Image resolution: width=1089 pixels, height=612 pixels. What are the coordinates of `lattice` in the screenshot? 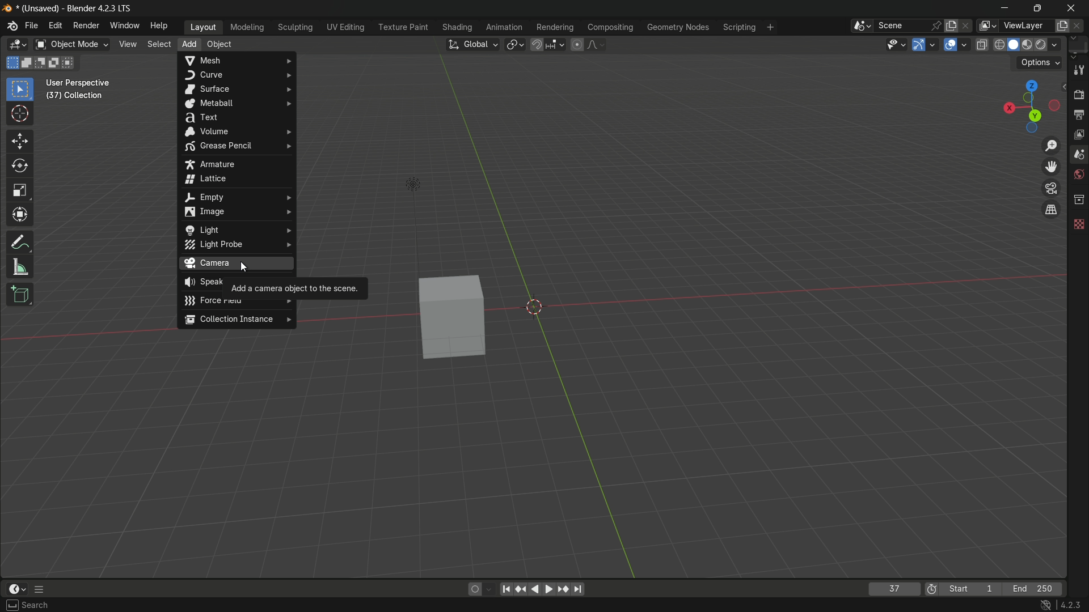 It's located at (236, 180).